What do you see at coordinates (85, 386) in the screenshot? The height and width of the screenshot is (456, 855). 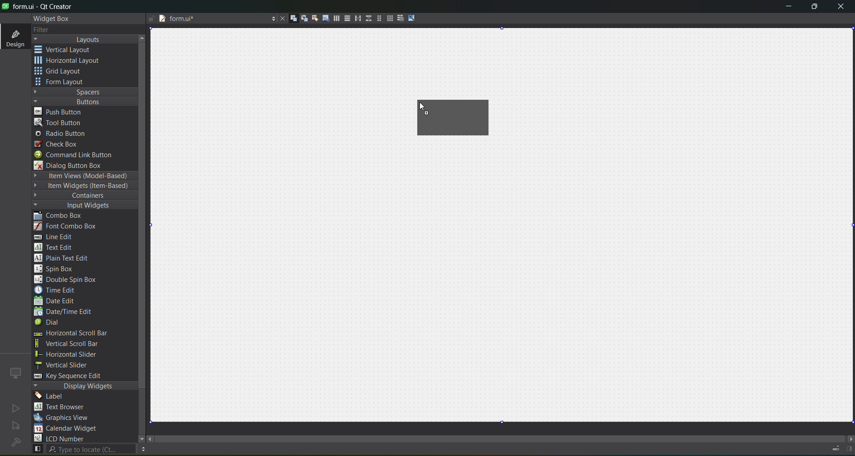 I see `display widgets` at bounding box center [85, 386].